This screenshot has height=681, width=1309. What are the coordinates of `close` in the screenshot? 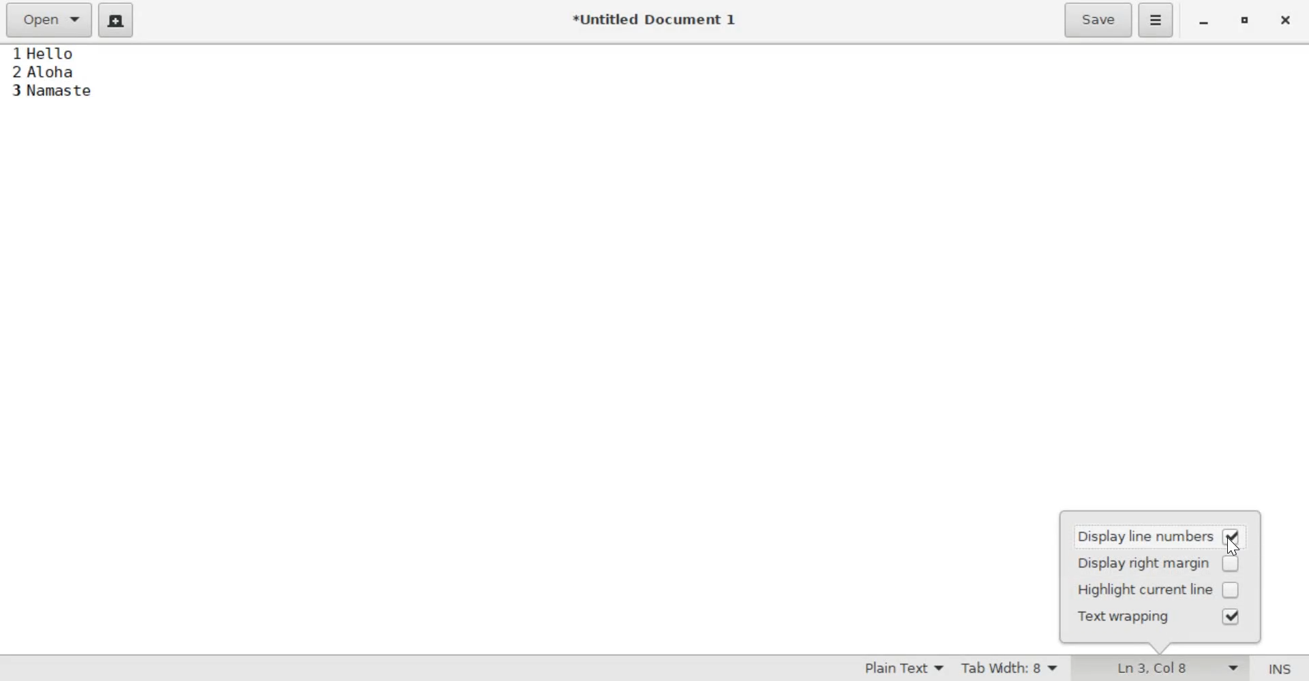 It's located at (1289, 21).